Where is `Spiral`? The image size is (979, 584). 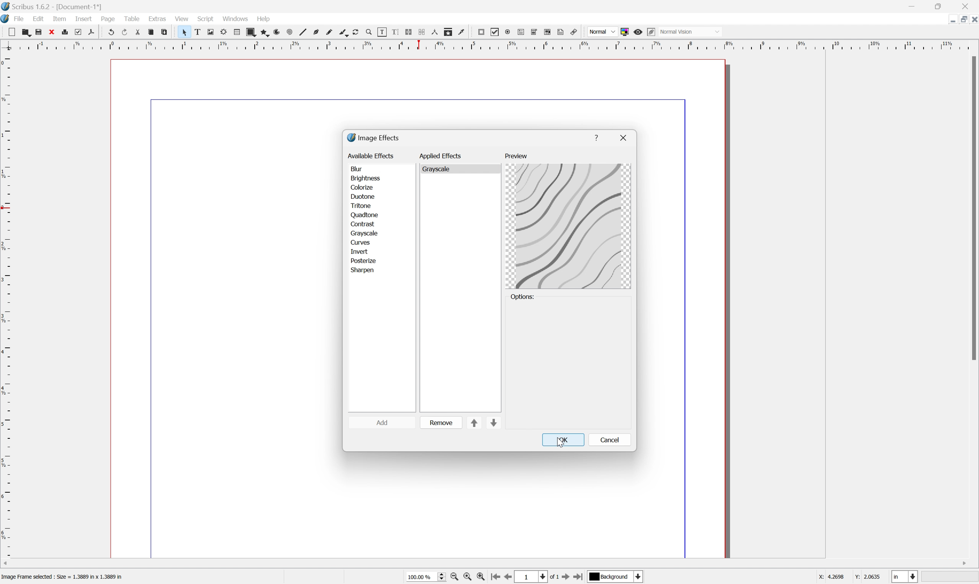
Spiral is located at coordinates (293, 33).